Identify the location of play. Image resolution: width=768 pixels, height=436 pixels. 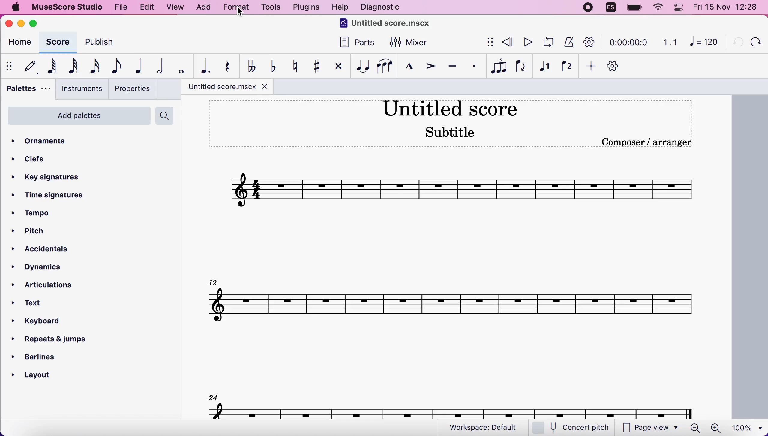
(526, 42).